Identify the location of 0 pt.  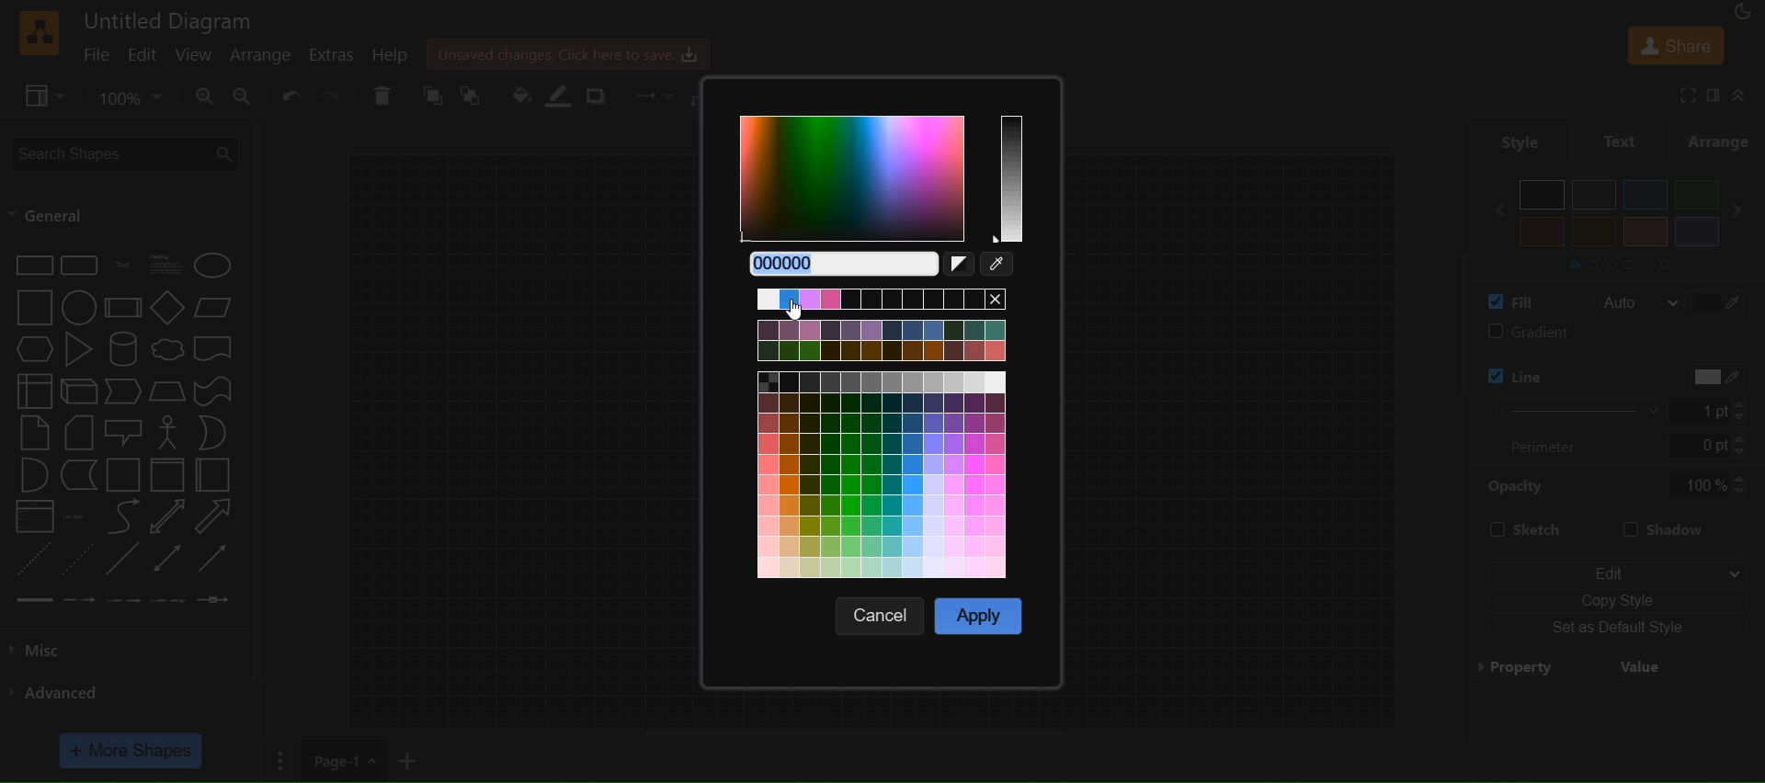
(1709, 447).